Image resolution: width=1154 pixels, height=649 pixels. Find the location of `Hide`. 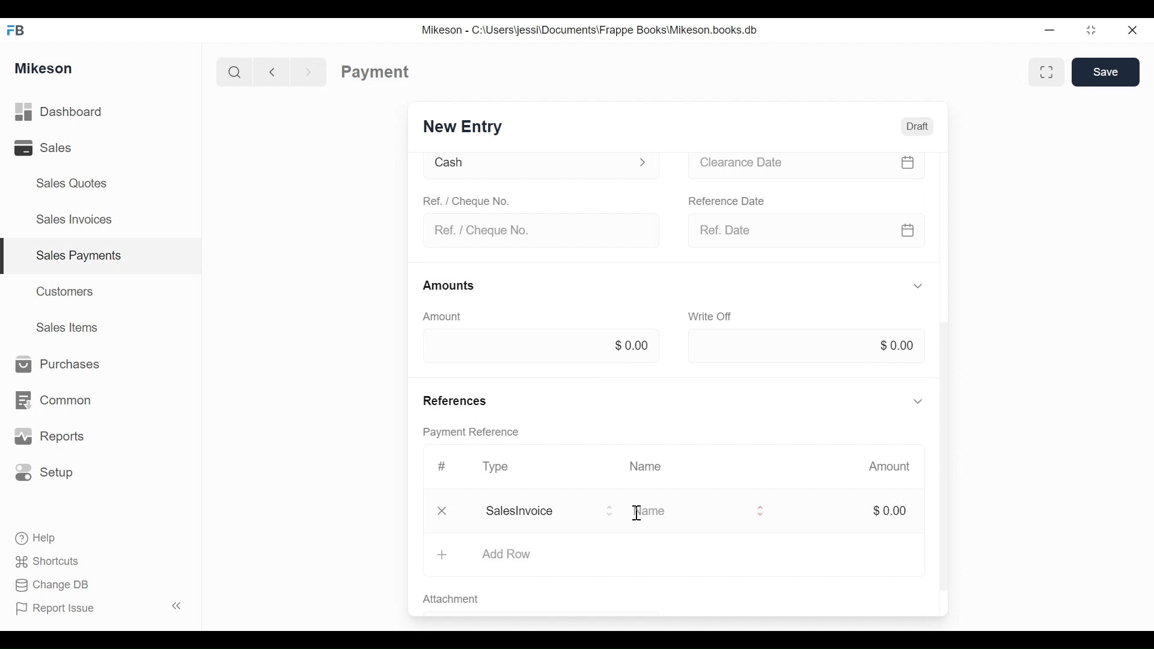

Hide is located at coordinates (918, 285).